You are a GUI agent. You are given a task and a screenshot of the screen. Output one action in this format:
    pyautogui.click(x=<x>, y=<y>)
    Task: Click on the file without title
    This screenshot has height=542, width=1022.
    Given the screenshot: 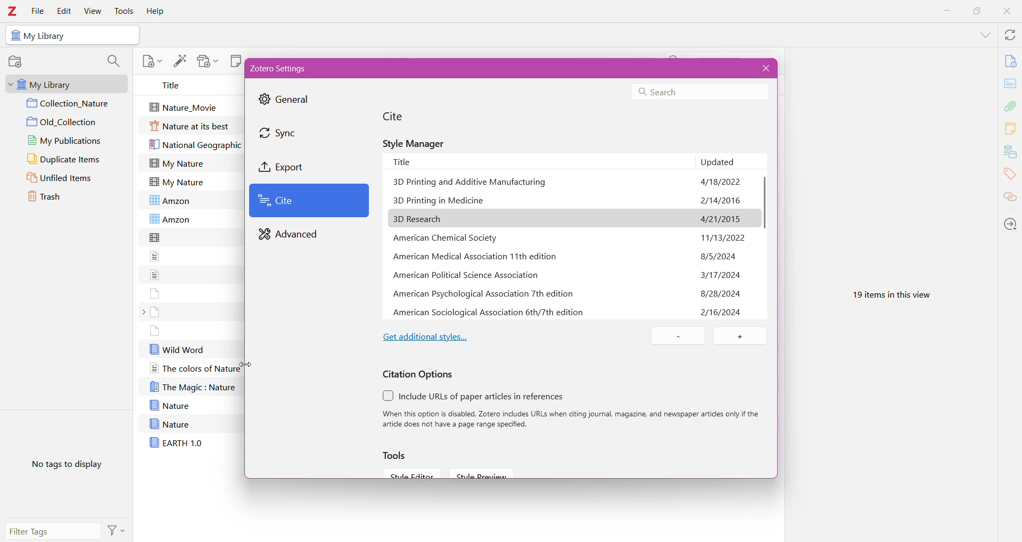 What is the action you would take?
    pyautogui.click(x=155, y=312)
    